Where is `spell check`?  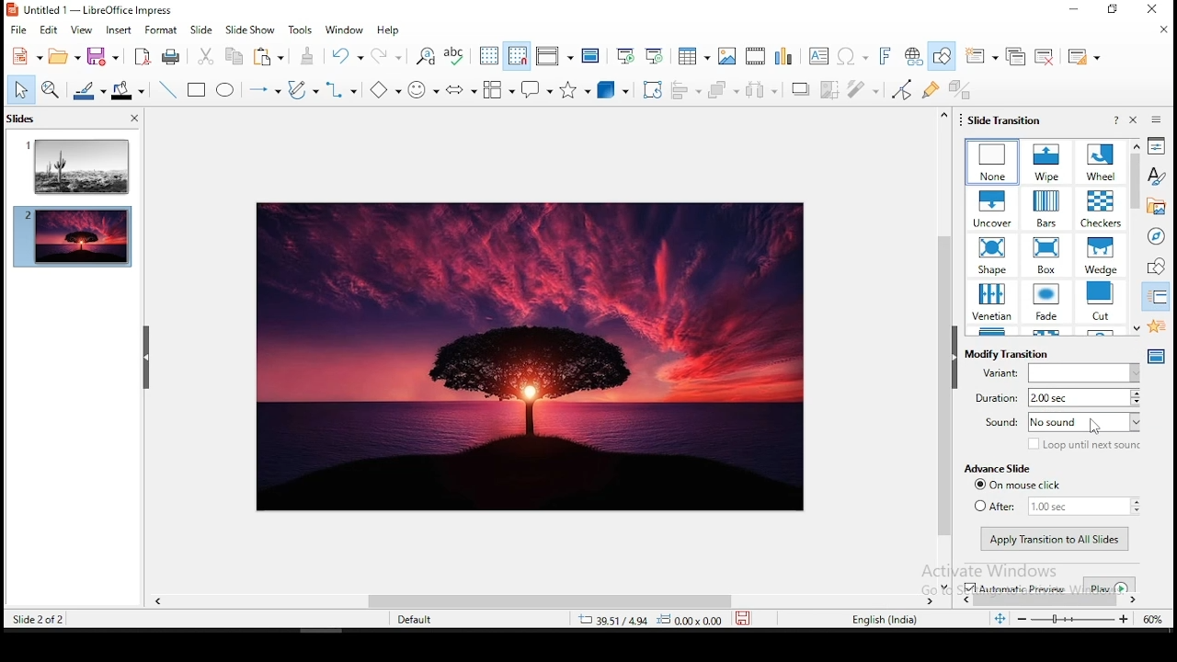
spell check is located at coordinates (458, 57).